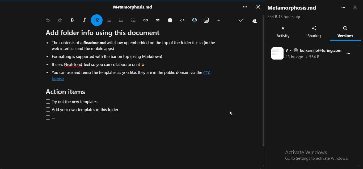 The height and width of the screenshot is (169, 363). What do you see at coordinates (258, 6) in the screenshot?
I see `close` at bounding box center [258, 6].